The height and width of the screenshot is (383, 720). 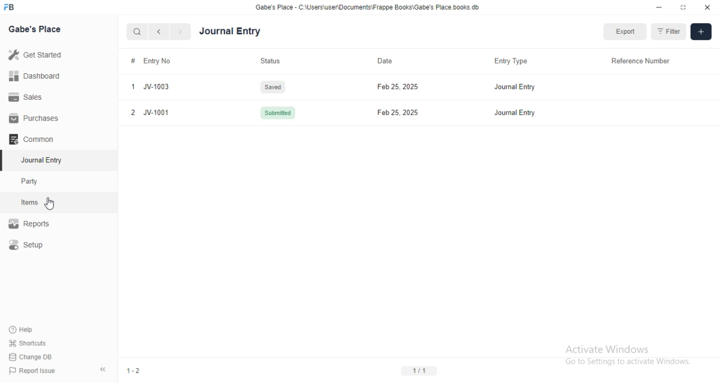 I want to click on ‘Shortcuts, so click(x=33, y=342).